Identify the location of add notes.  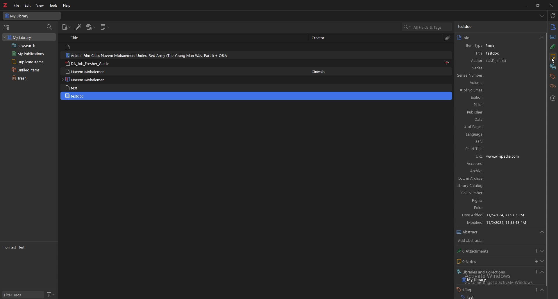
(534, 262).